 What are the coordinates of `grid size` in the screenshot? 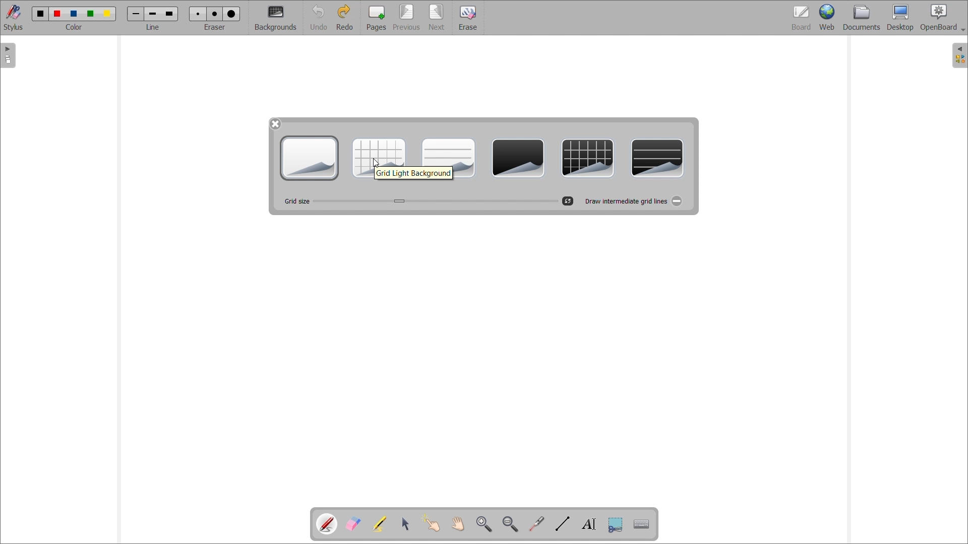 It's located at (296, 201).